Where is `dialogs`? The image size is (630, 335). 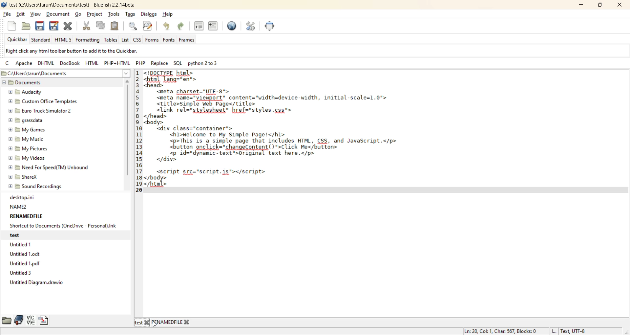 dialogs is located at coordinates (151, 14).